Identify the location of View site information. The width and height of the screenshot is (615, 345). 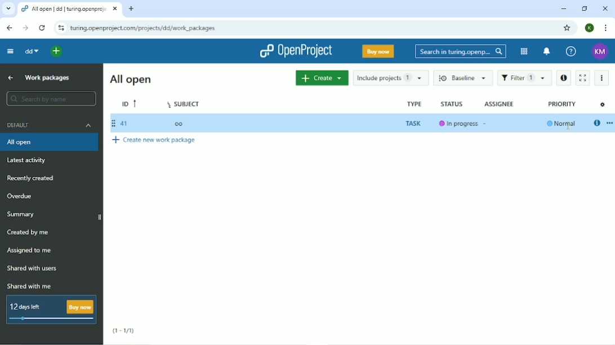
(60, 28).